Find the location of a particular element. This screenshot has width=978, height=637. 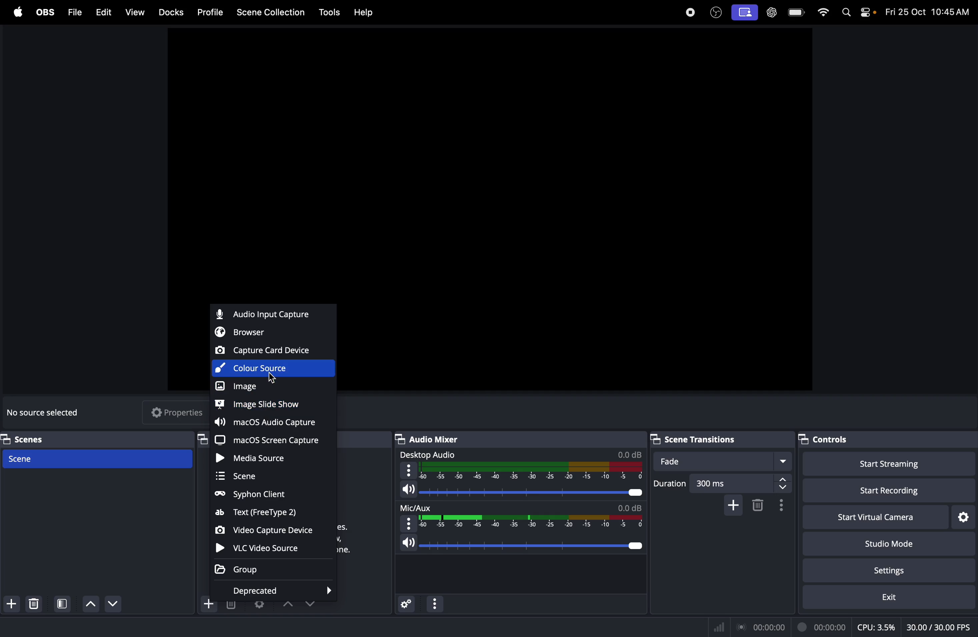

drop uo is located at coordinates (289, 605).